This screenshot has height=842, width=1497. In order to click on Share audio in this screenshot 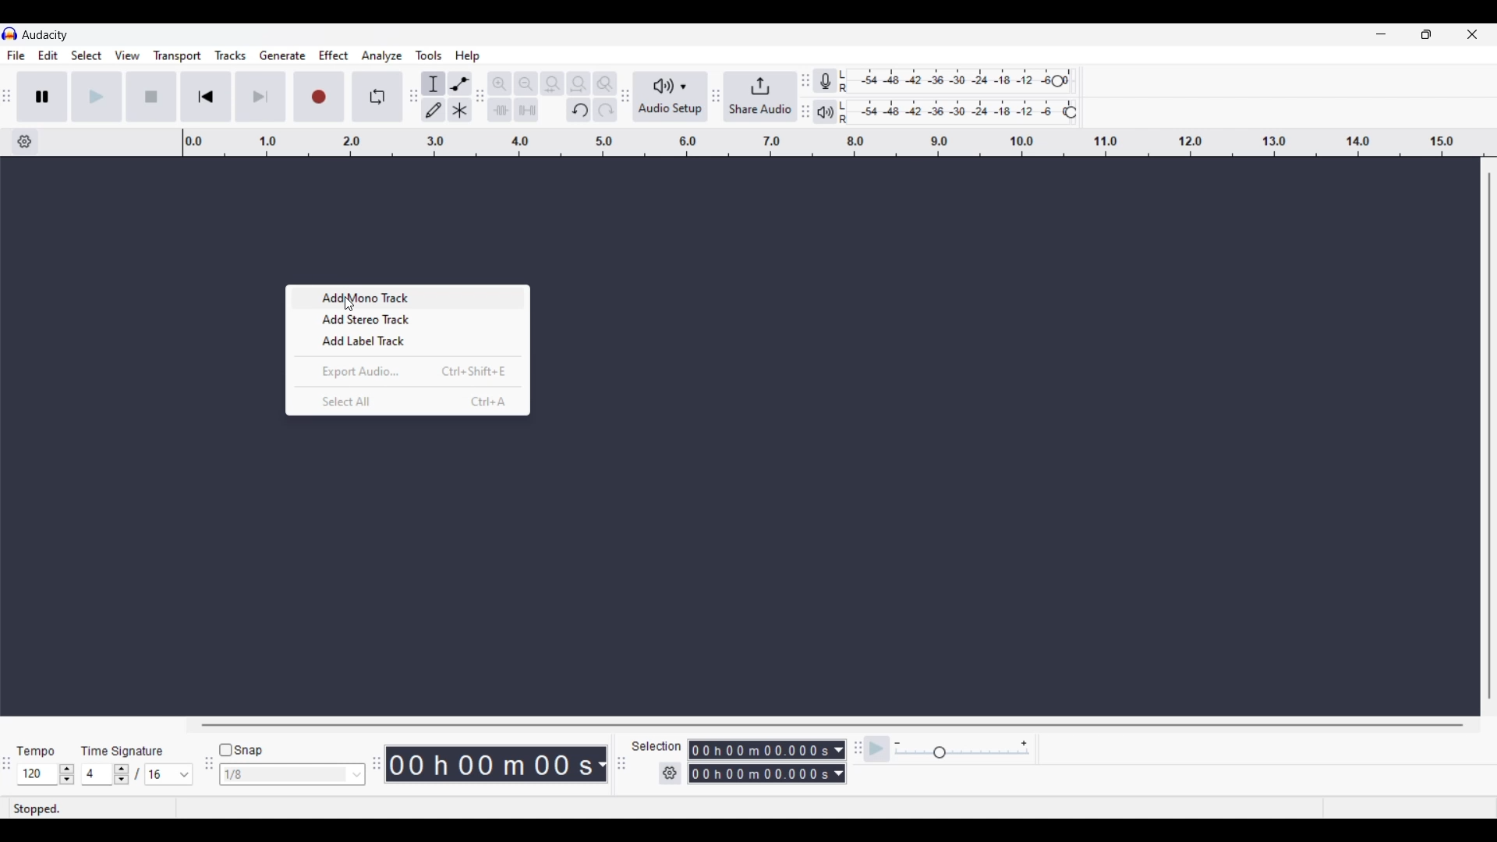, I will do `click(760, 97)`.